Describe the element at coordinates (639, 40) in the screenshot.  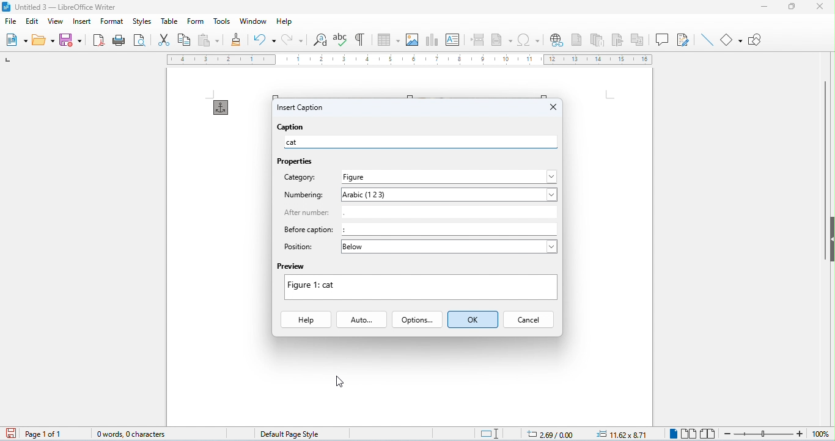
I see `insert cross reference` at that location.